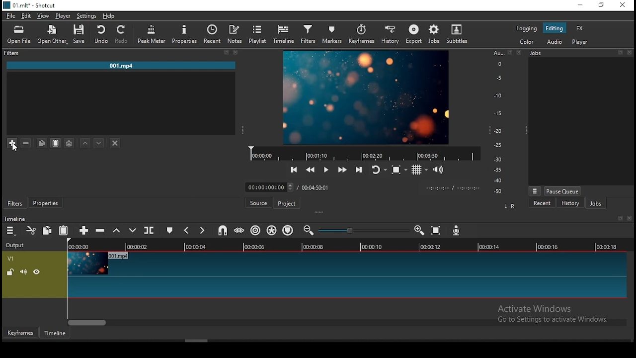 The height and width of the screenshot is (358, 636). I want to click on zoom timeline out, so click(311, 231).